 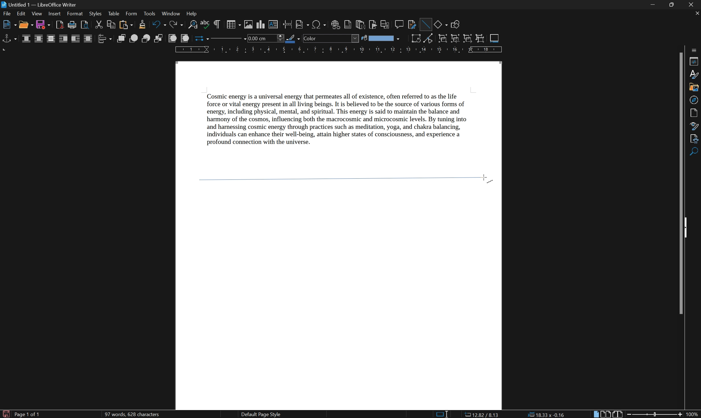 I want to click on save, so click(x=44, y=25).